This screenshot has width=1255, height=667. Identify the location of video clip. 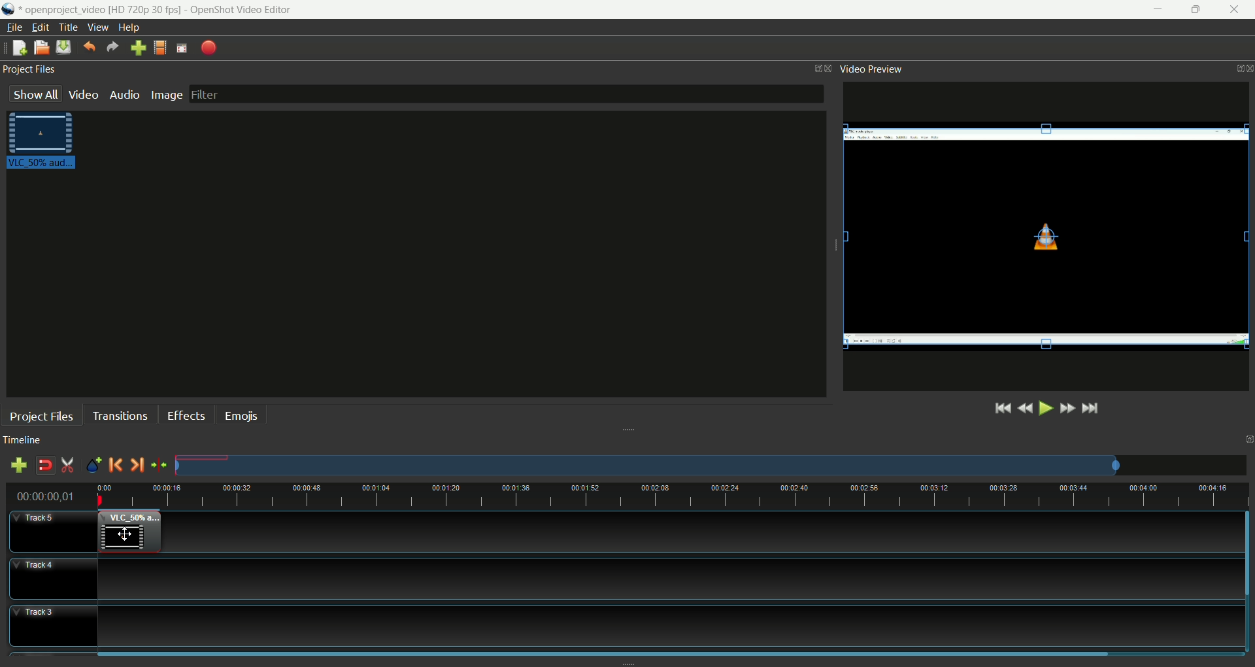
(129, 532).